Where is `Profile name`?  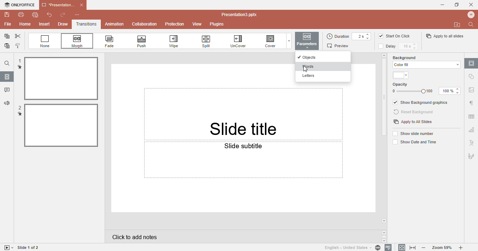 Profile name is located at coordinates (472, 14).